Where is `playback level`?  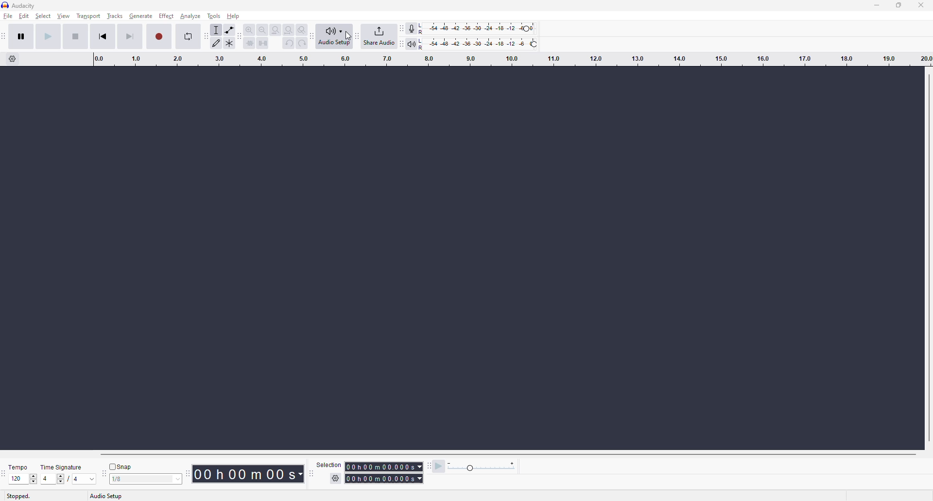
playback level is located at coordinates (479, 46).